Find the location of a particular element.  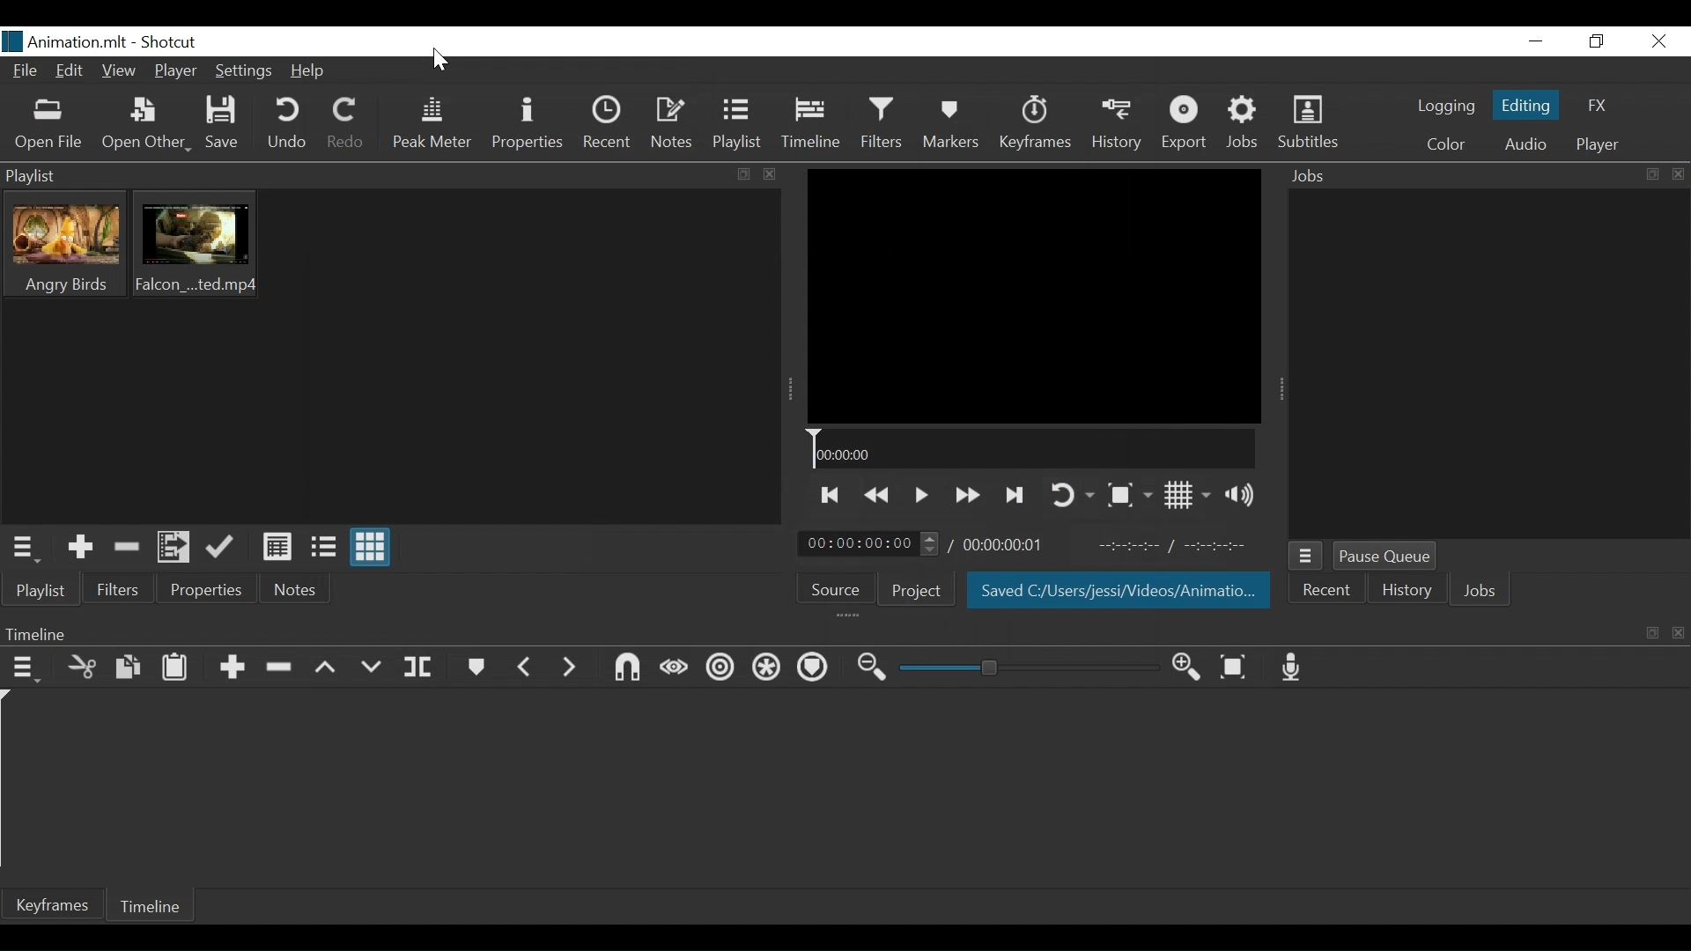

Scrub while dragging is located at coordinates (670, 670).